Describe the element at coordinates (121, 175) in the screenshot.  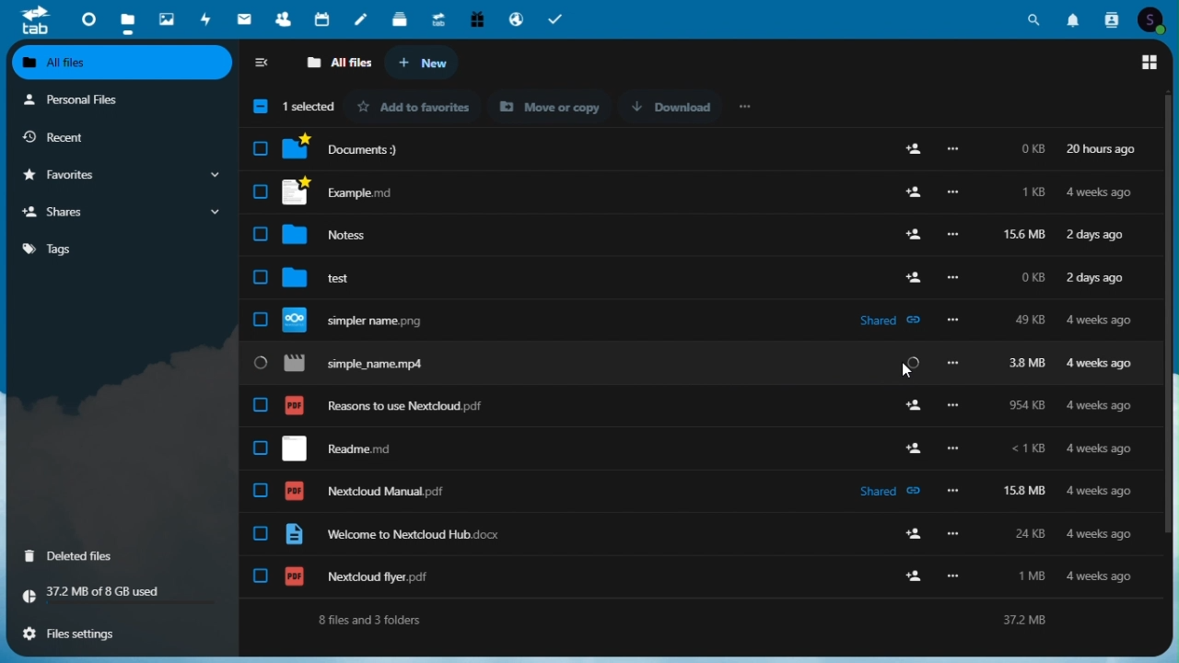
I see `Favourite` at that location.